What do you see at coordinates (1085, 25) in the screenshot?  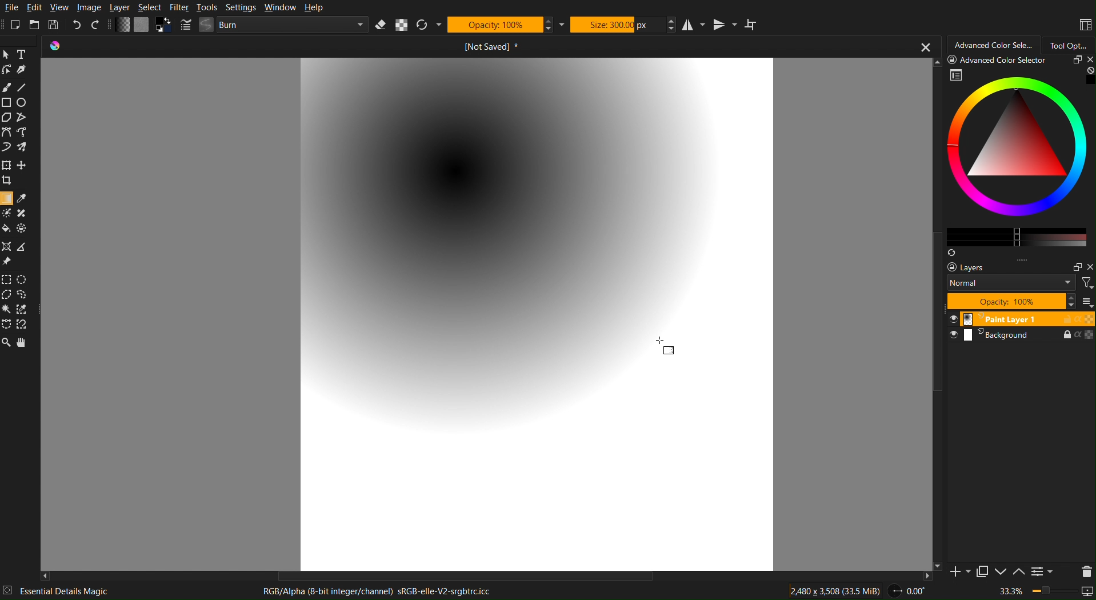 I see `Workspaces` at bounding box center [1085, 25].